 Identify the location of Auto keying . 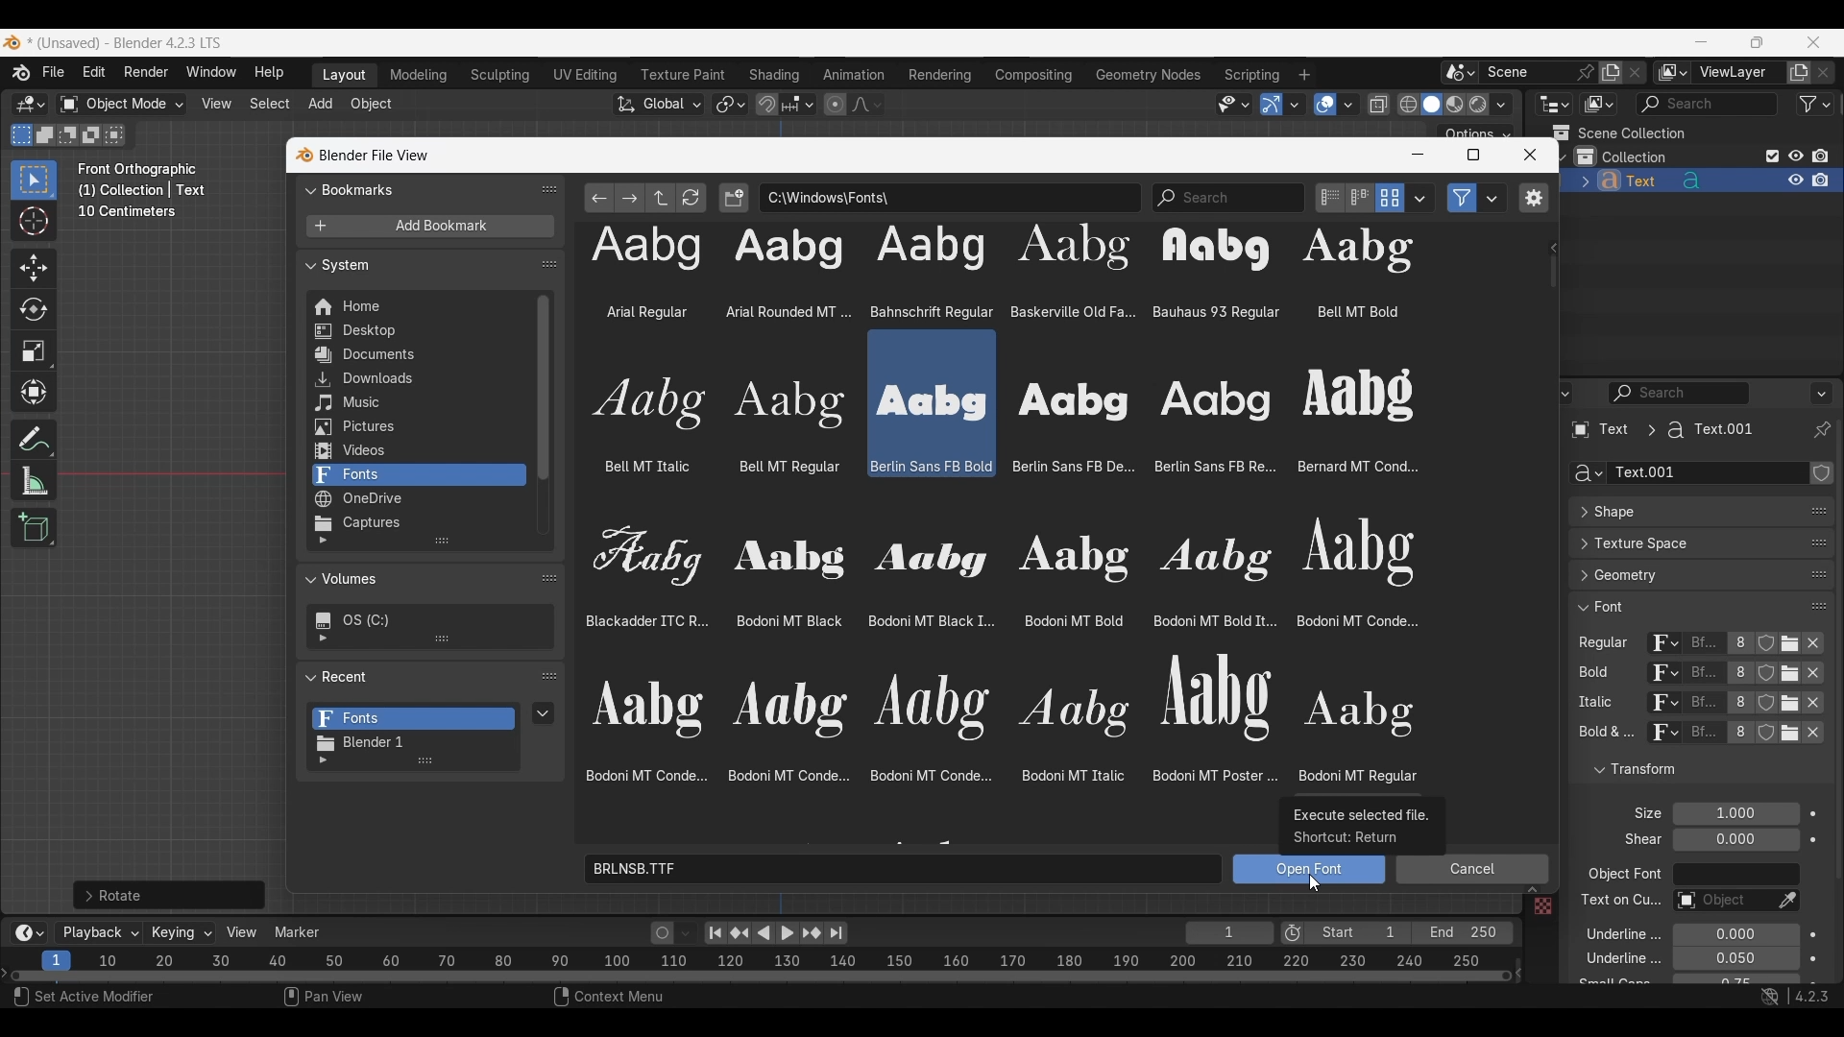
(663, 933).